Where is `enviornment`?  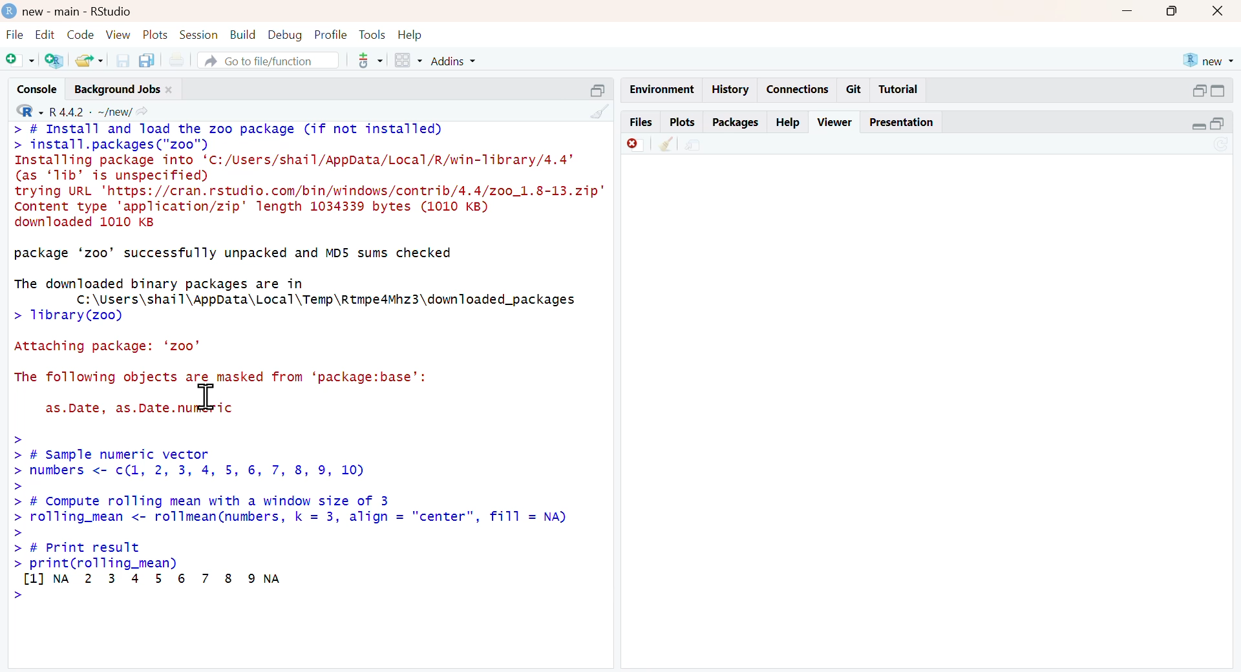
enviornment is located at coordinates (661, 89).